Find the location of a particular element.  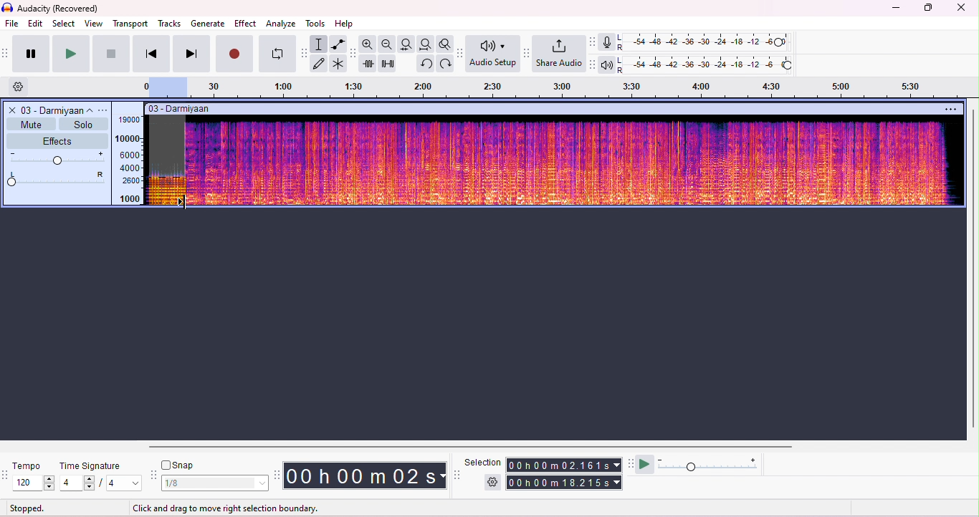

minimize is located at coordinates (896, 10).